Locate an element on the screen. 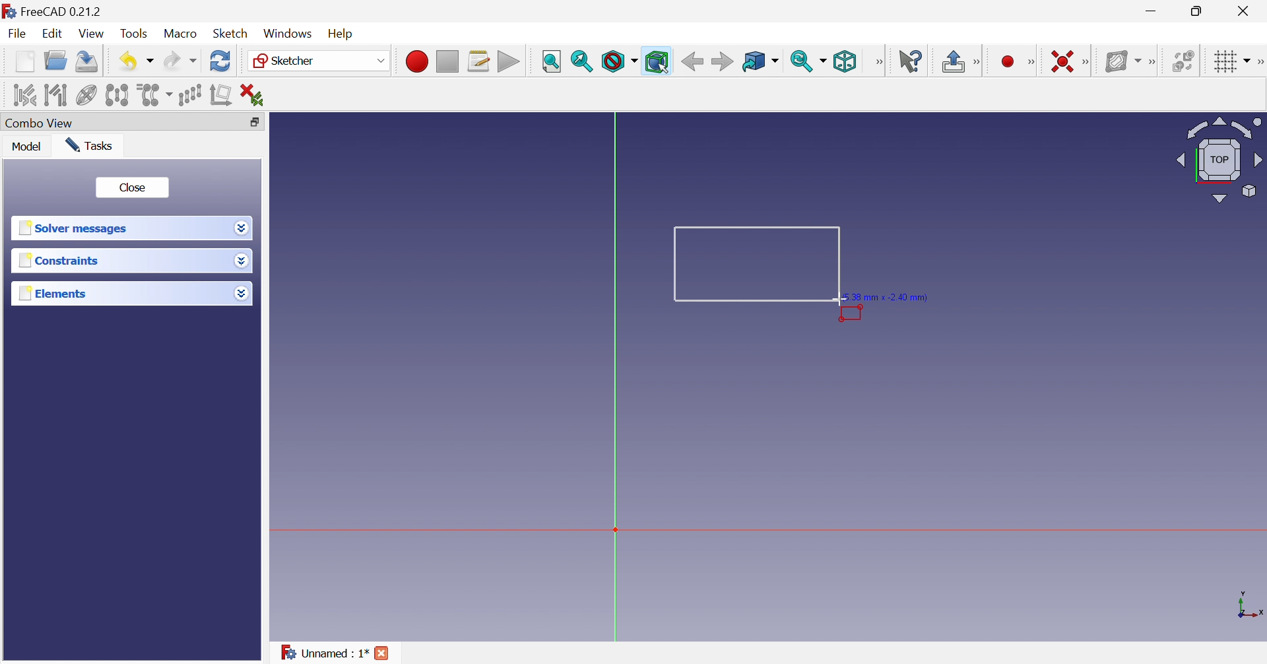 The width and height of the screenshot is (1267, 664). Refresh is located at coordinates (221, 61).